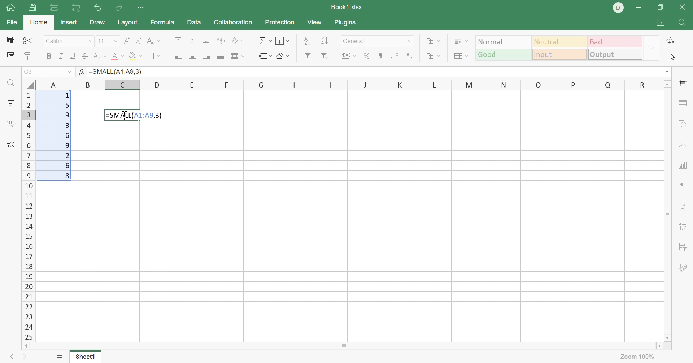 This screenshot has height=363, width=693. I want to click on Align right, so click(207, 55).